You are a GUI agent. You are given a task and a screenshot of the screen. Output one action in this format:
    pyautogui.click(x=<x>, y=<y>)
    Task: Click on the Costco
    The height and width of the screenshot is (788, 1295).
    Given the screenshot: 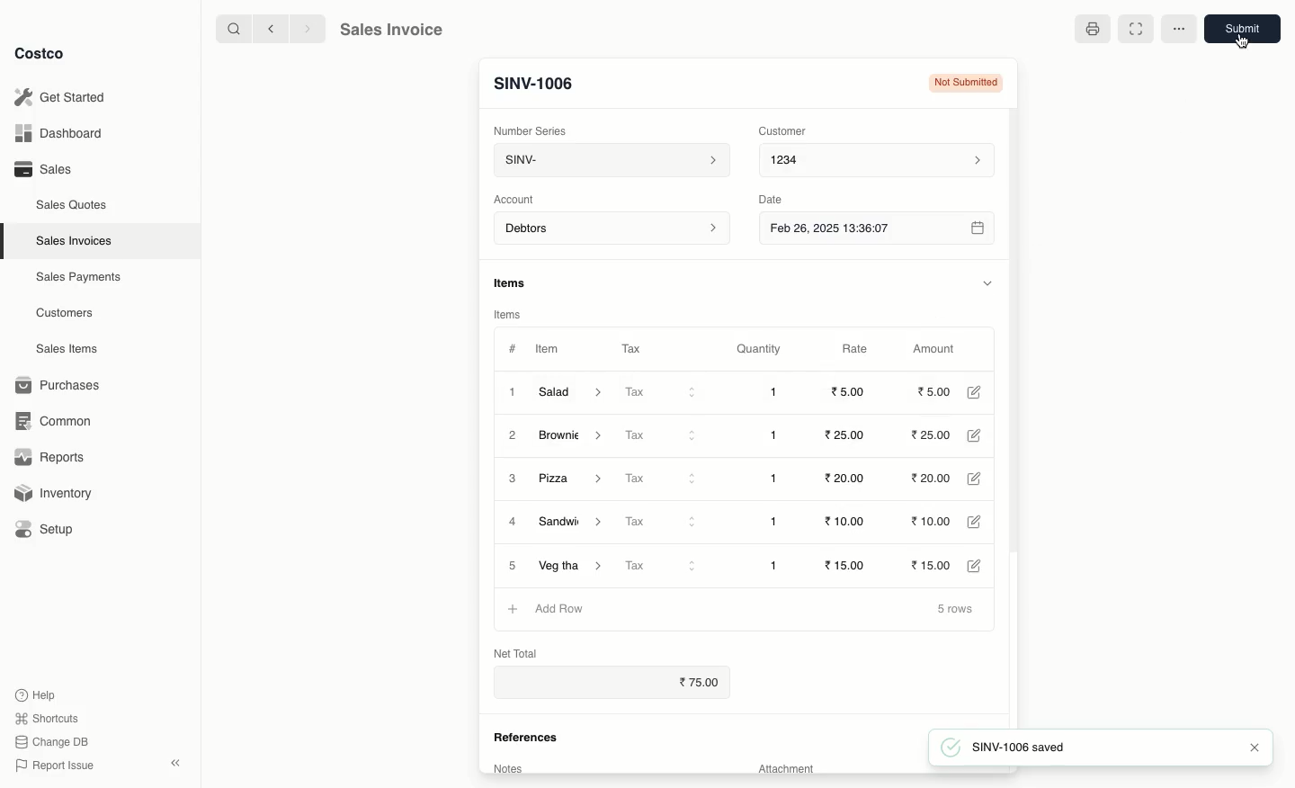 What is the action you would take?
    pyautogui.click(x=44, y=54)
    